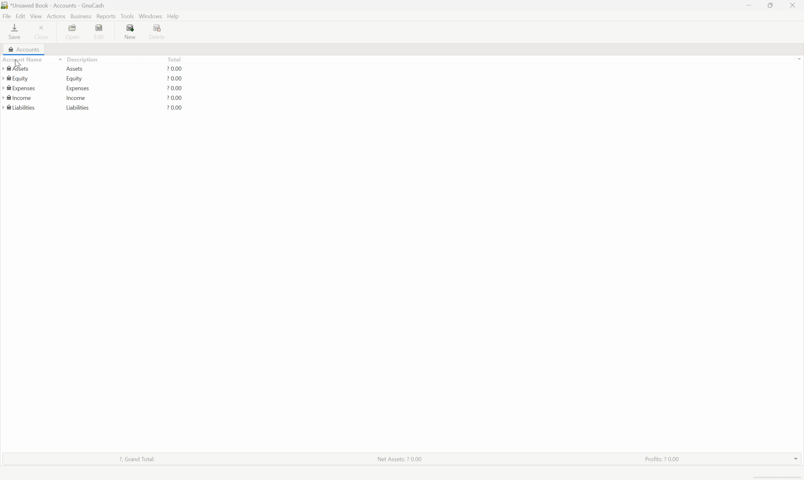 This screenshot has width=804, height=480. I want to click on Assets, so click(74, 69).